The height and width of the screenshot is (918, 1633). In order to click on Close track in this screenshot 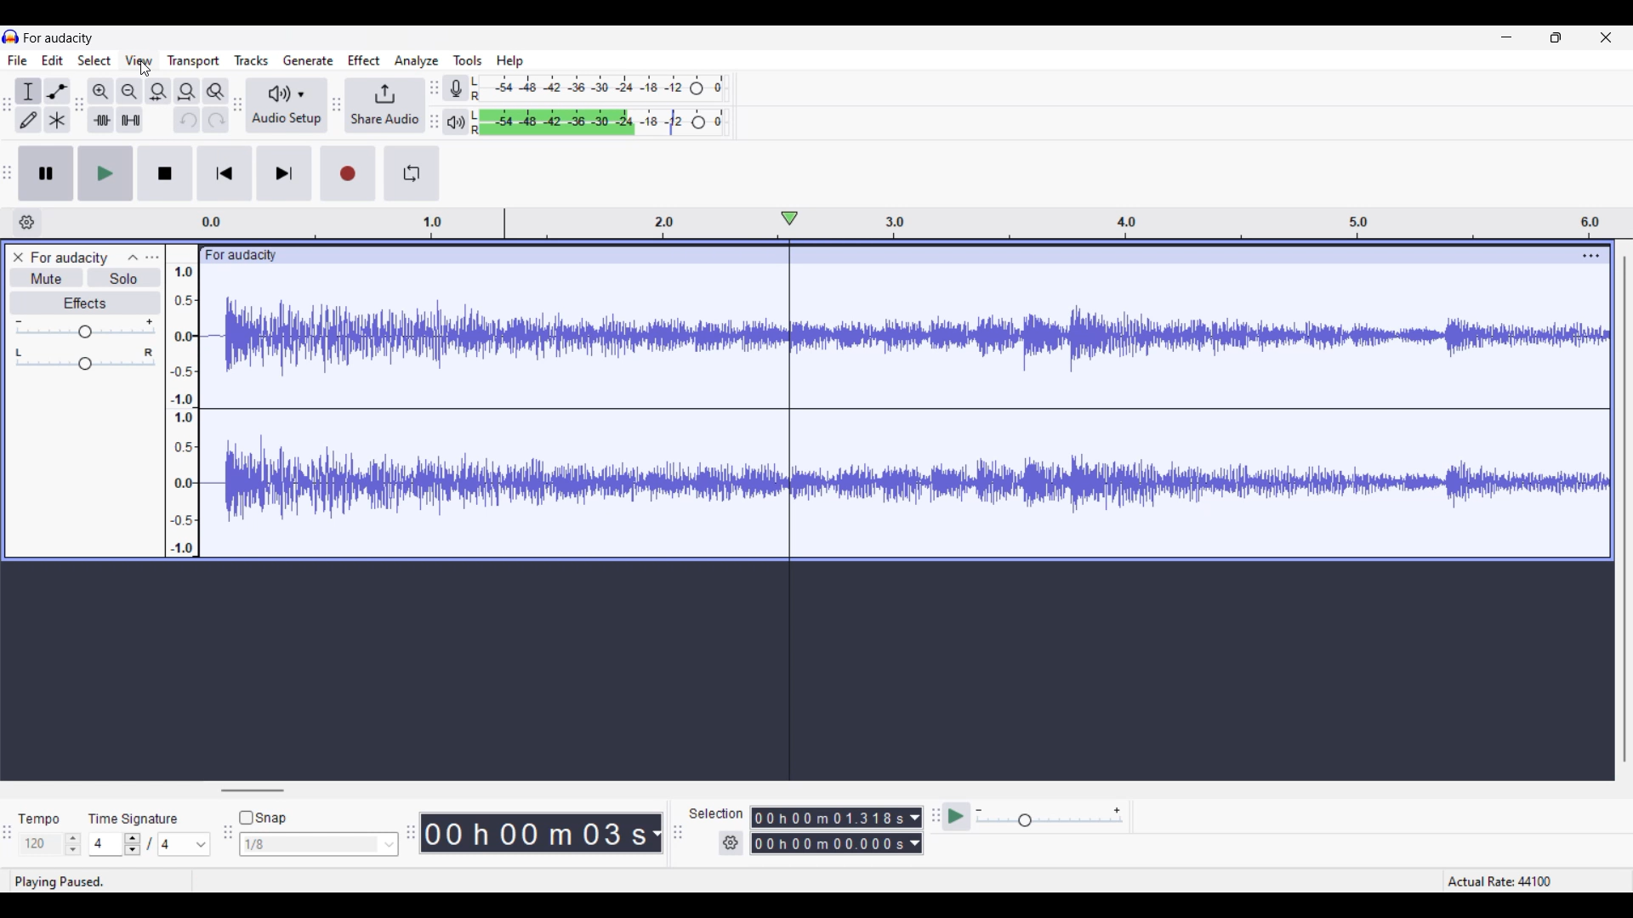, I will do `click(18, 258)`.